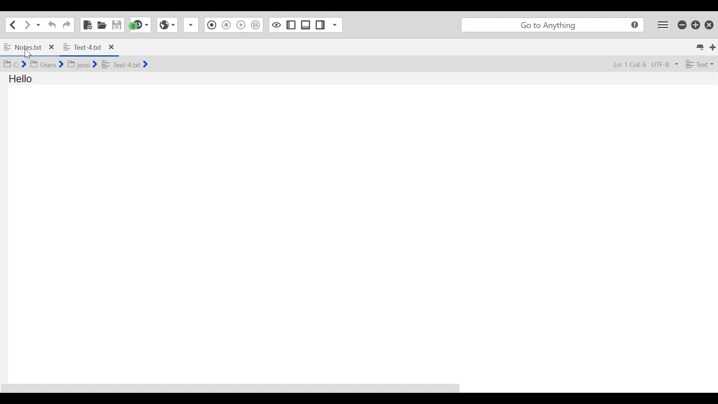 This screenshot has height=404, width=718. I want to click on Restore, so click(695, 25).